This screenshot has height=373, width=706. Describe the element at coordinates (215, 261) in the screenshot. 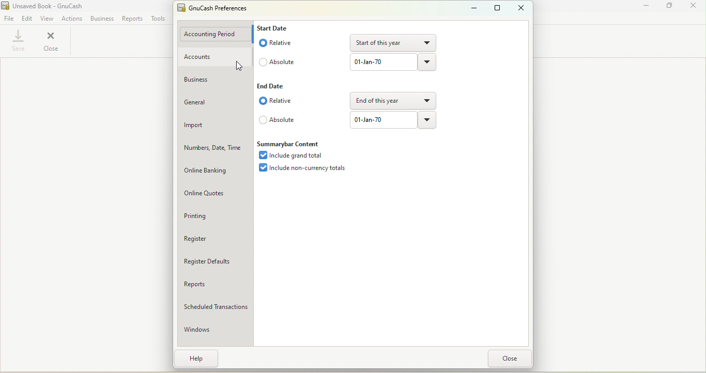

I see `Register defaults` at that location.